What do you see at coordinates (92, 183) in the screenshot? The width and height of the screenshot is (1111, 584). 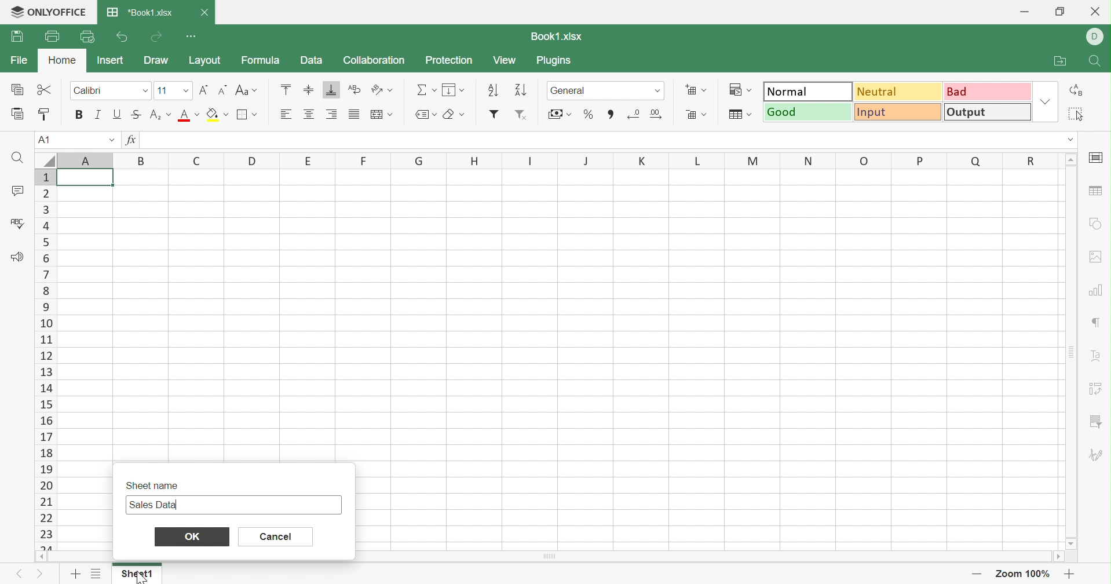 I see `cell A1 highlighted` at bounding box center [92, 183].